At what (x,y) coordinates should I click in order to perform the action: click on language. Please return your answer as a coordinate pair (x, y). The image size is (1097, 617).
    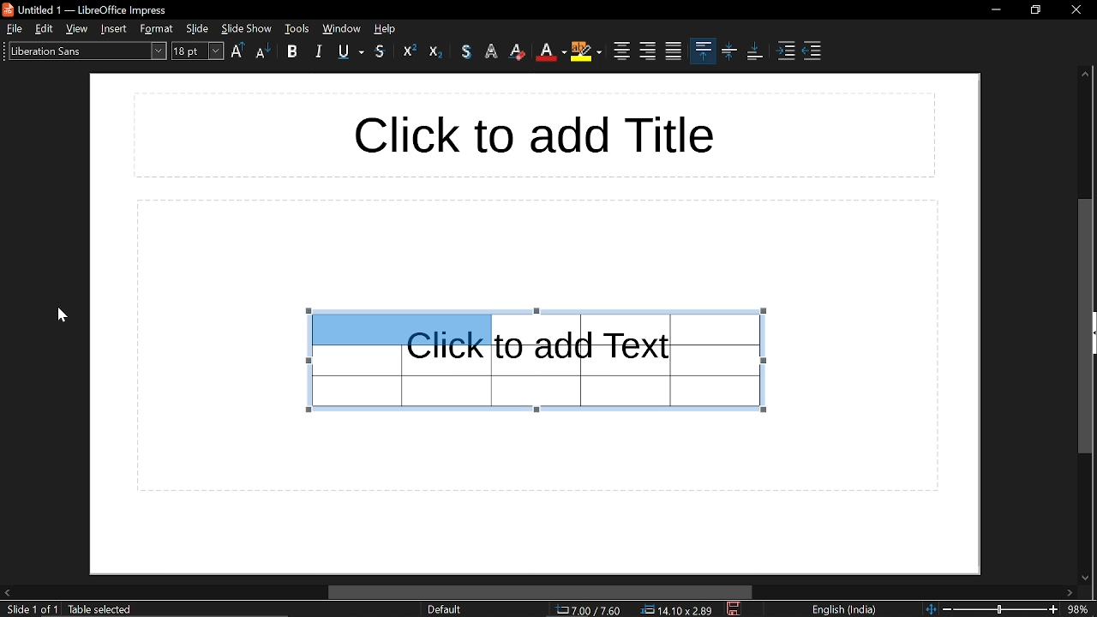
    Looking at the image, I should click on (848, 610).